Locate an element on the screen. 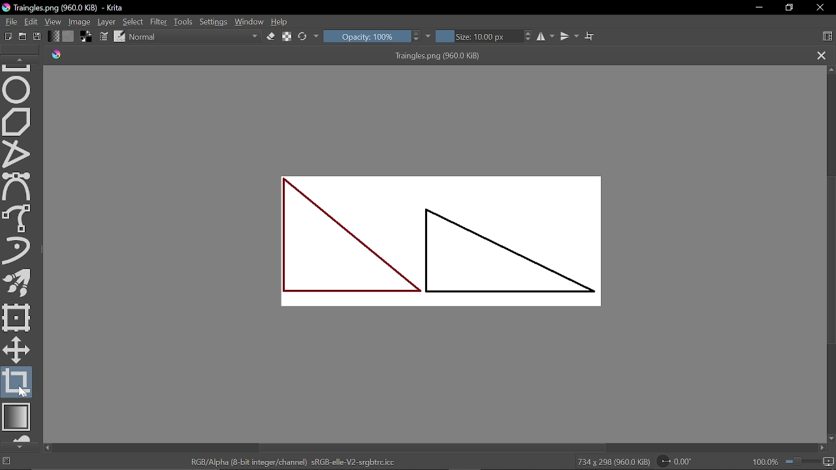  Move up is located at coordinates (831, 69).